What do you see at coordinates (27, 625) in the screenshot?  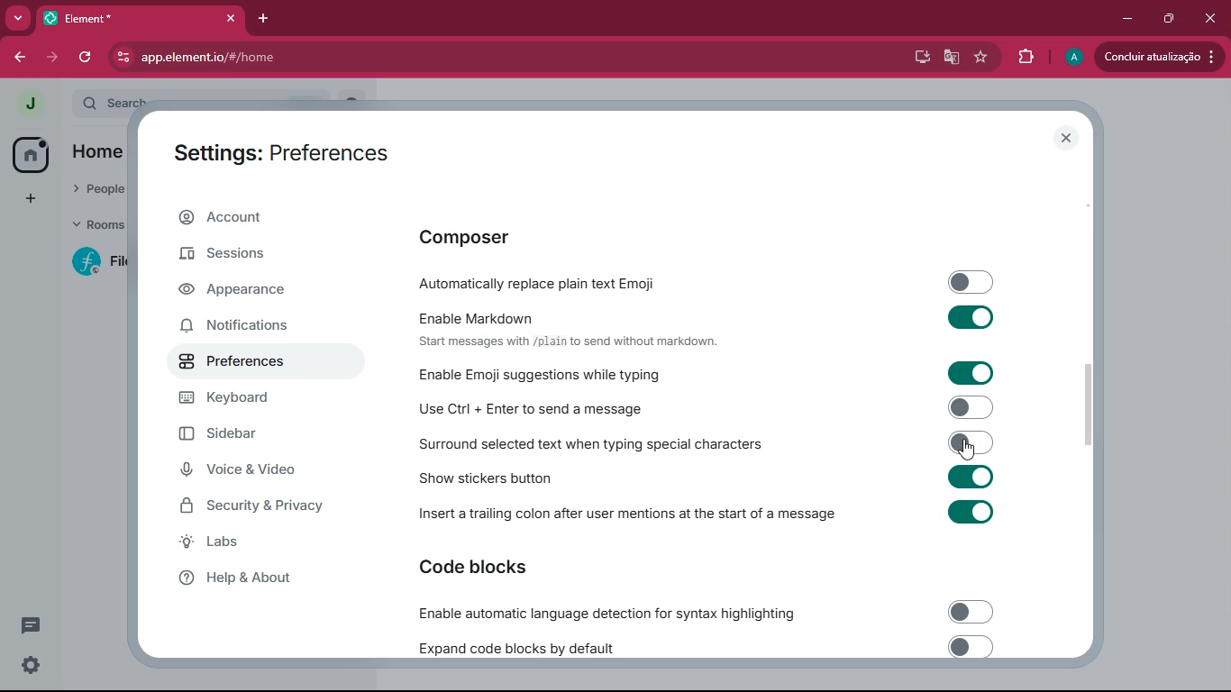 I see `conversation` at bounding box center [27, 625].